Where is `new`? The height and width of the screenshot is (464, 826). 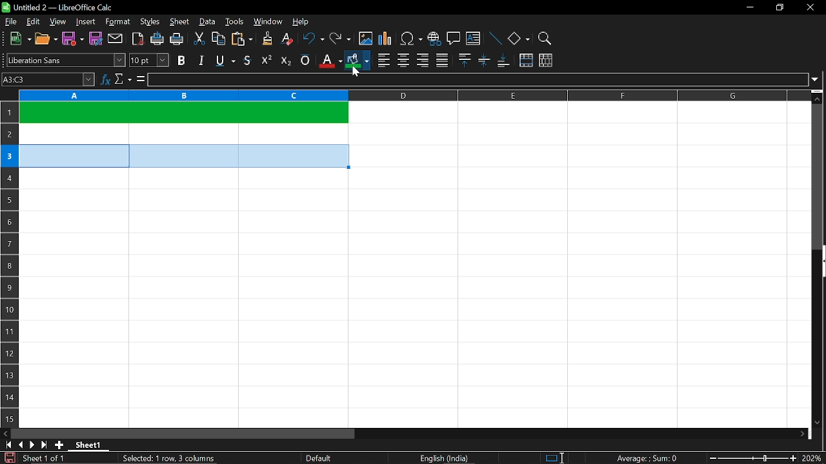 new is located at coordinates (17, 39).